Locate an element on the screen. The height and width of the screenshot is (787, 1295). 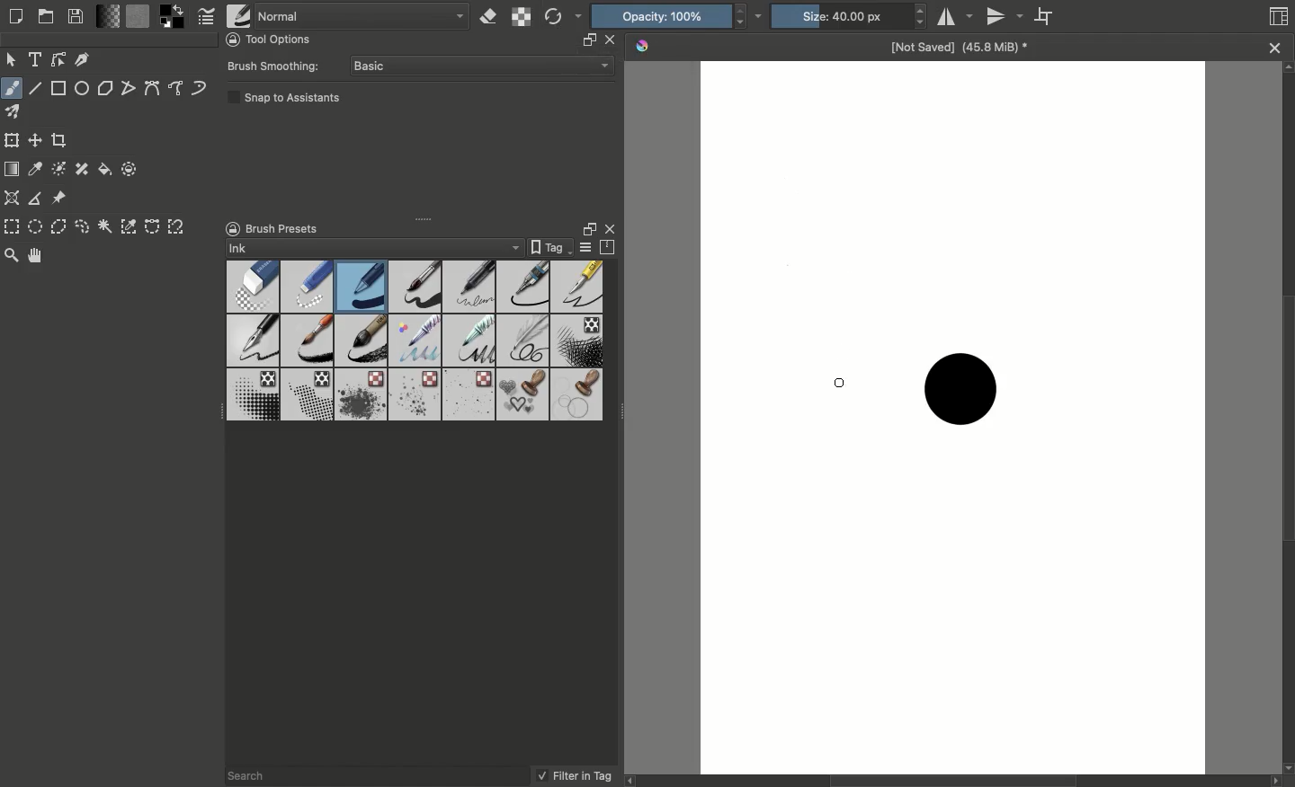
Vertical mirror is located at coordinates (1007, 19).